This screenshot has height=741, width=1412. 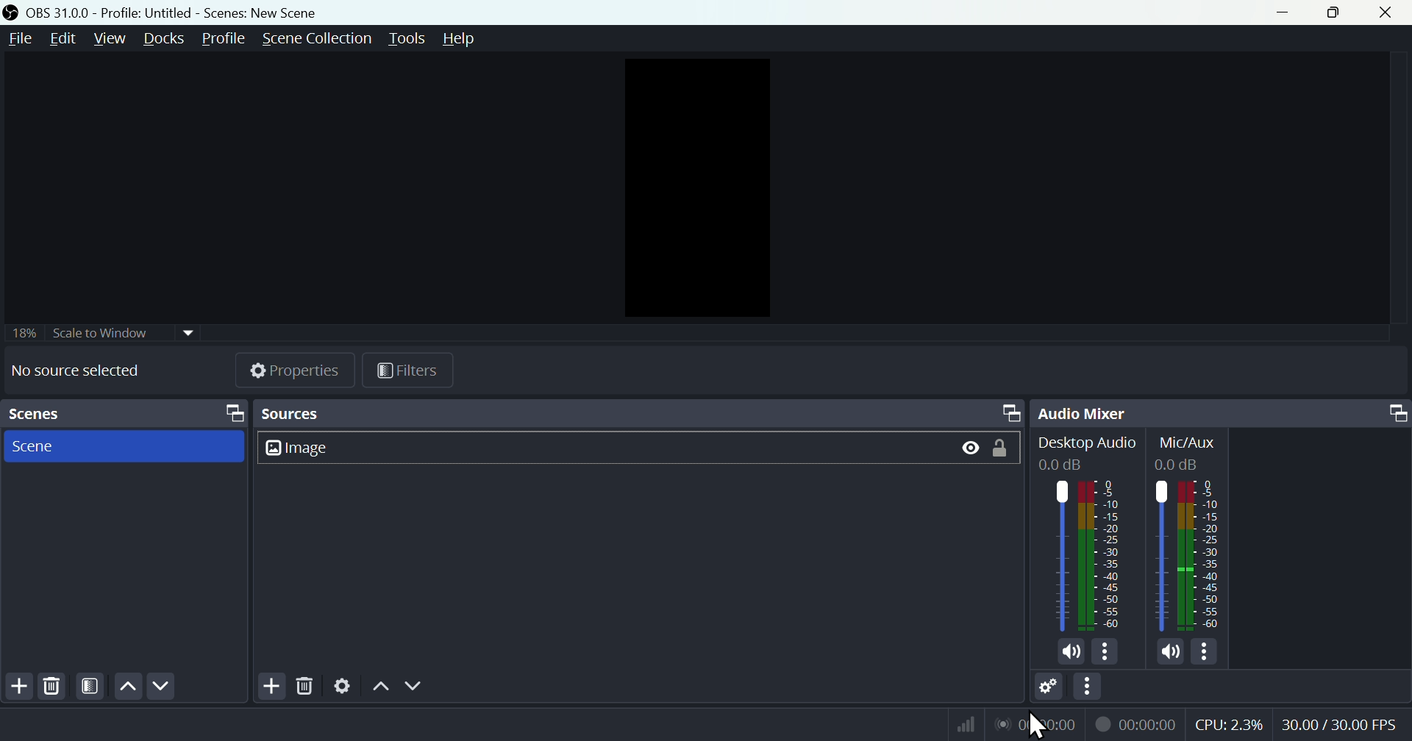 I want to click on Profile, so click(x=224, y=40).